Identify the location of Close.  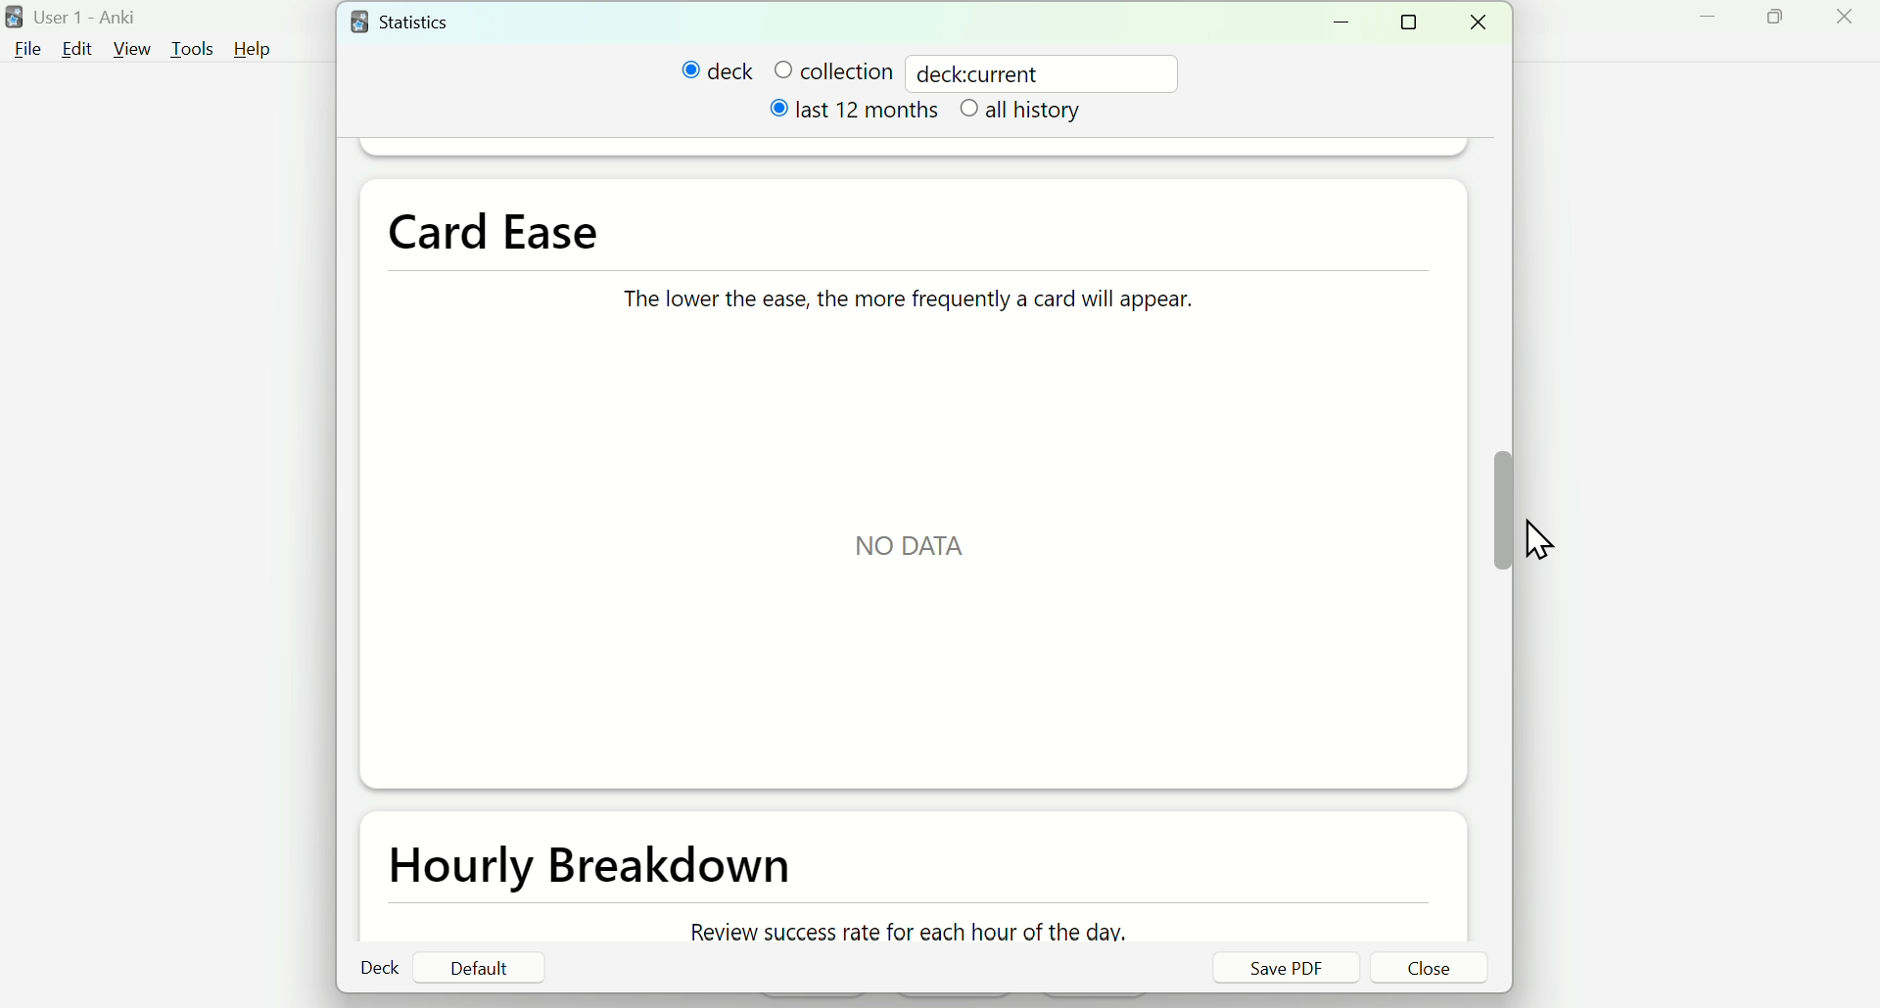
(1431, 970).